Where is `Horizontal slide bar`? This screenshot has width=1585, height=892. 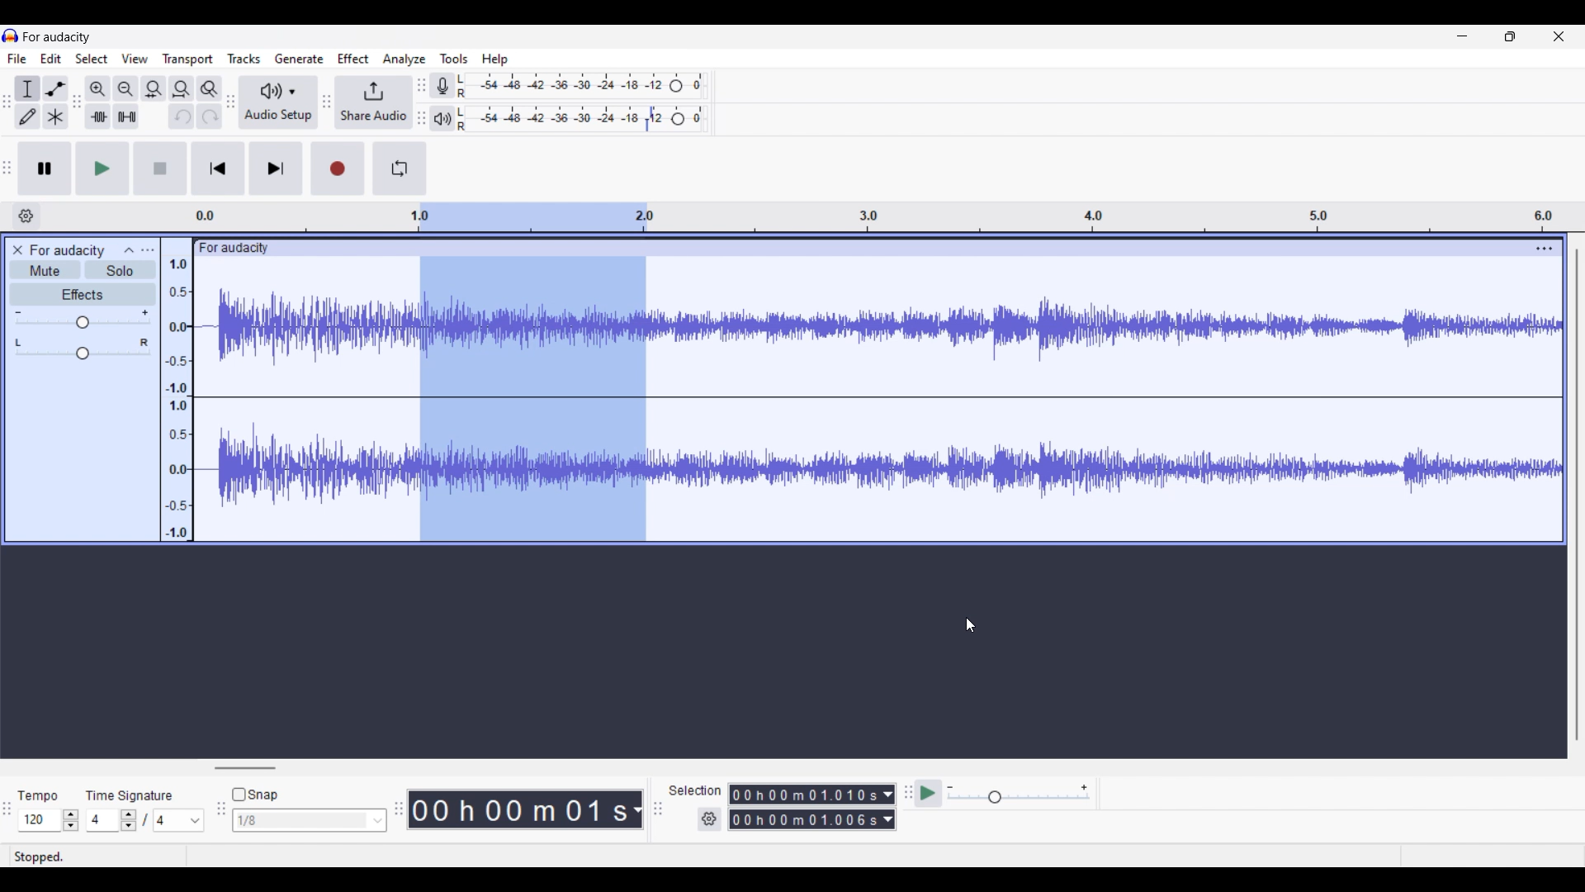
Horizontal slide bar is located at coordinates (244, 768).